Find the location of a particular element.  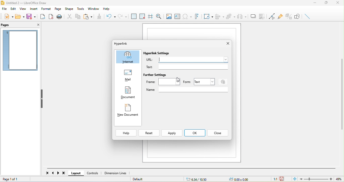

name is located at coordinates (187, 89).